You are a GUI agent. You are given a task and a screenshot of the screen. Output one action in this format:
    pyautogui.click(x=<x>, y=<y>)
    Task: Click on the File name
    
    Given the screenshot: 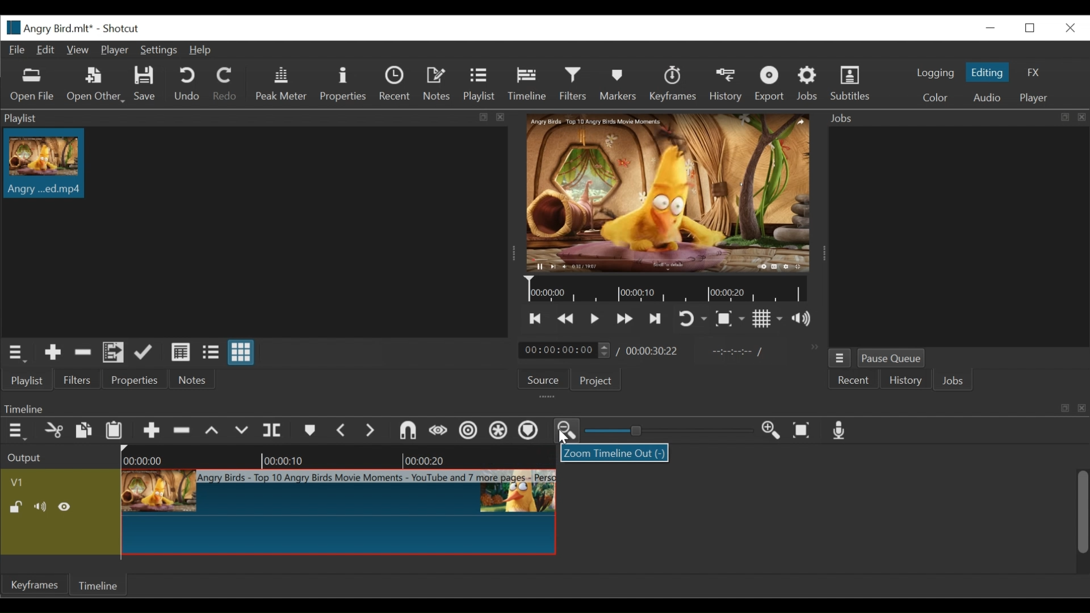 What is the action you would take?
    pyautogui.click(x=47, y=28)
    